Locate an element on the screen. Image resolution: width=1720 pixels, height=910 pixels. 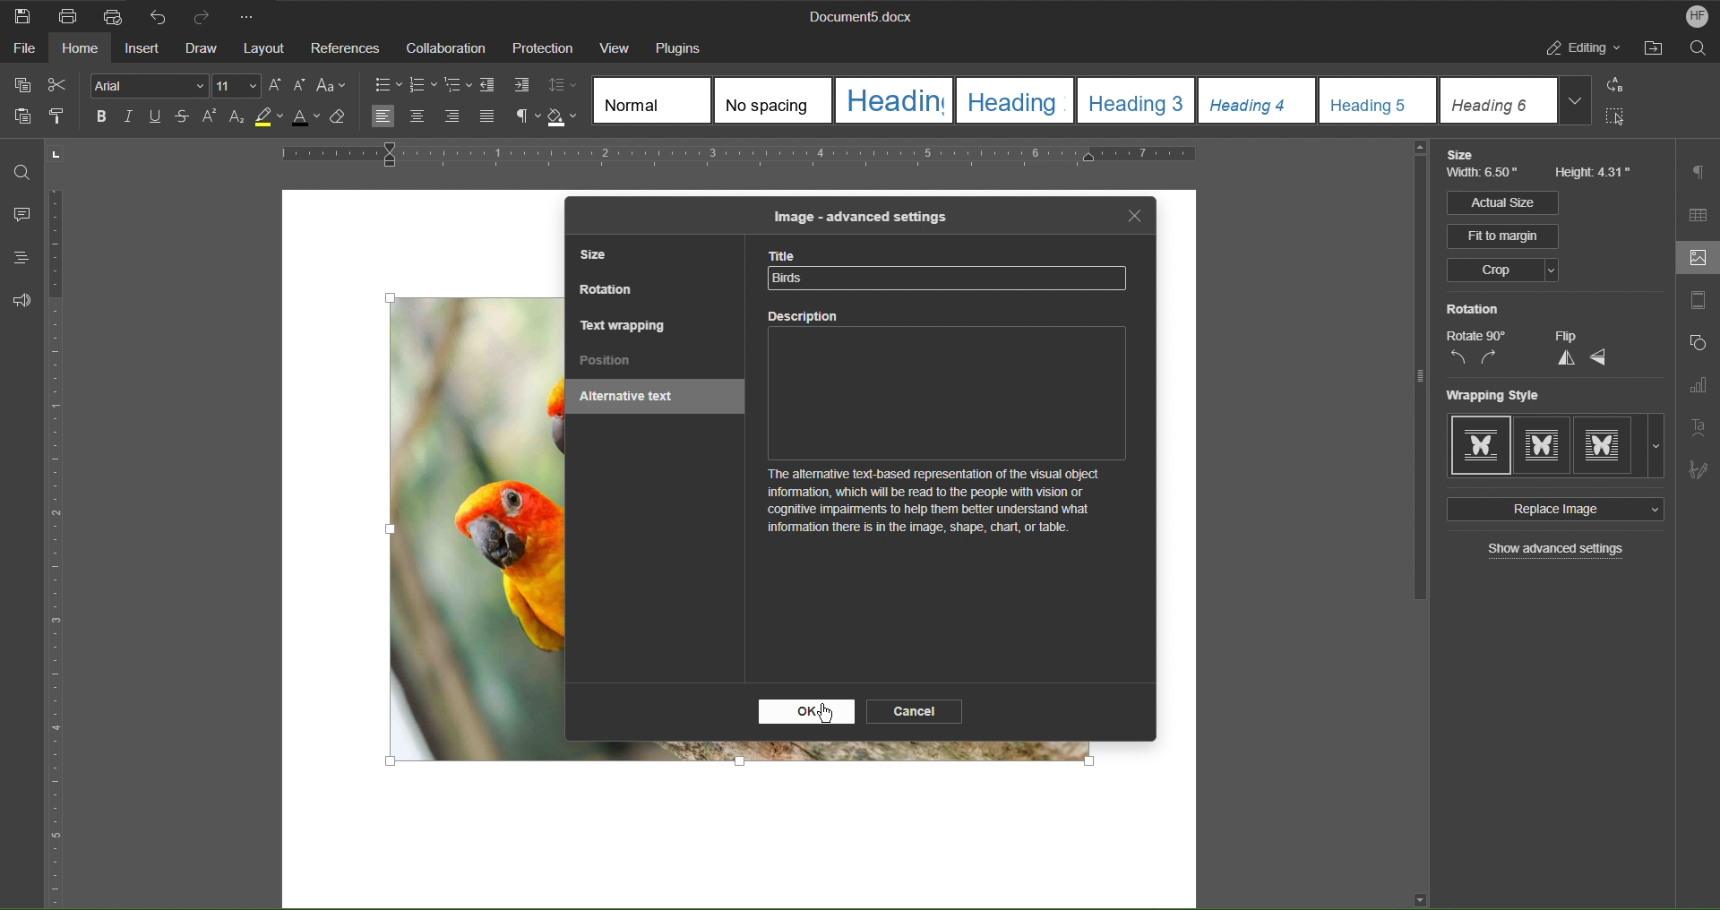
Size is located at coordinates (599, 257).